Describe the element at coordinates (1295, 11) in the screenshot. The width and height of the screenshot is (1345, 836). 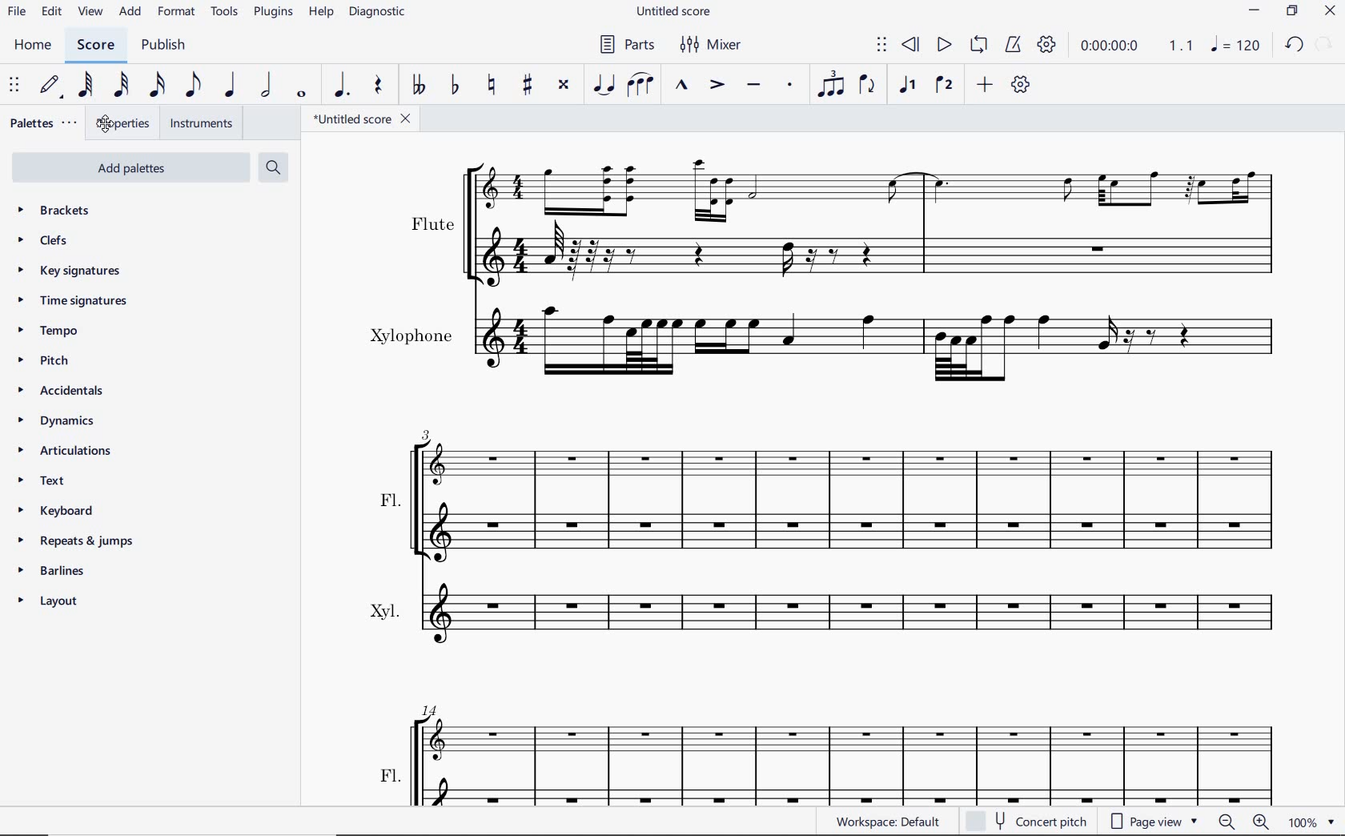
I see `RESTORE DOWN` at that location.